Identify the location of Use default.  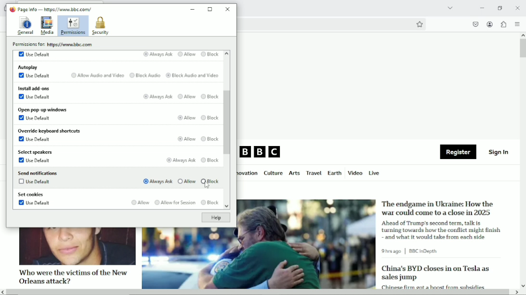
(34, 118).